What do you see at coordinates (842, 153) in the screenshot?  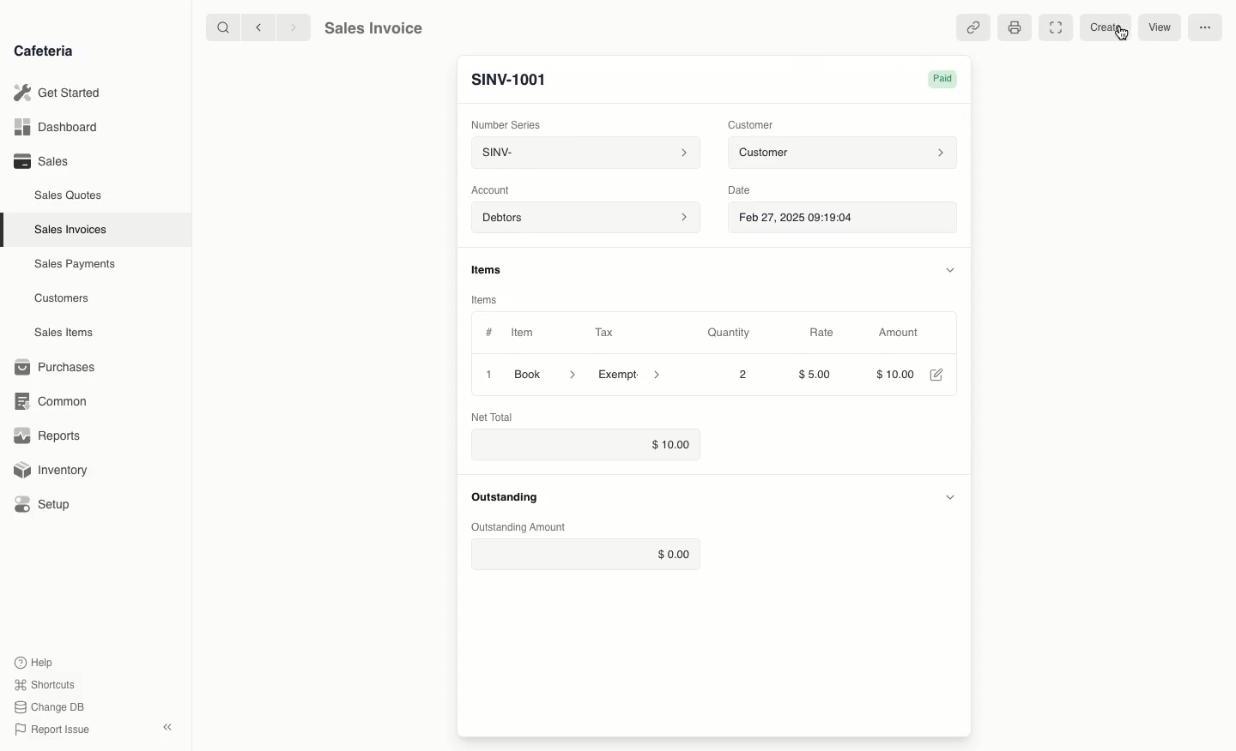 I see `Customer` at bounding box center [842, 153].